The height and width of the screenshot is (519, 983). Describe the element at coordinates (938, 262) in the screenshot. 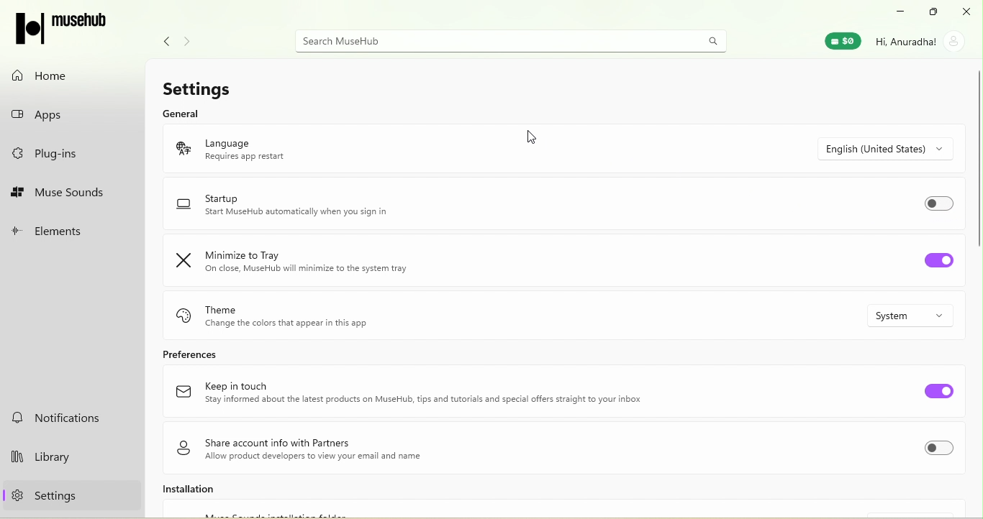

I see `Toggle` at that location.